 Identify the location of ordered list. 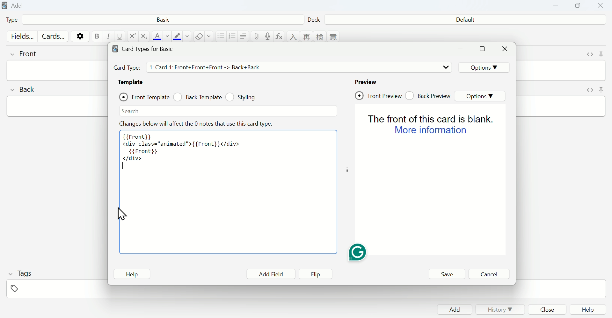
(232, 36).